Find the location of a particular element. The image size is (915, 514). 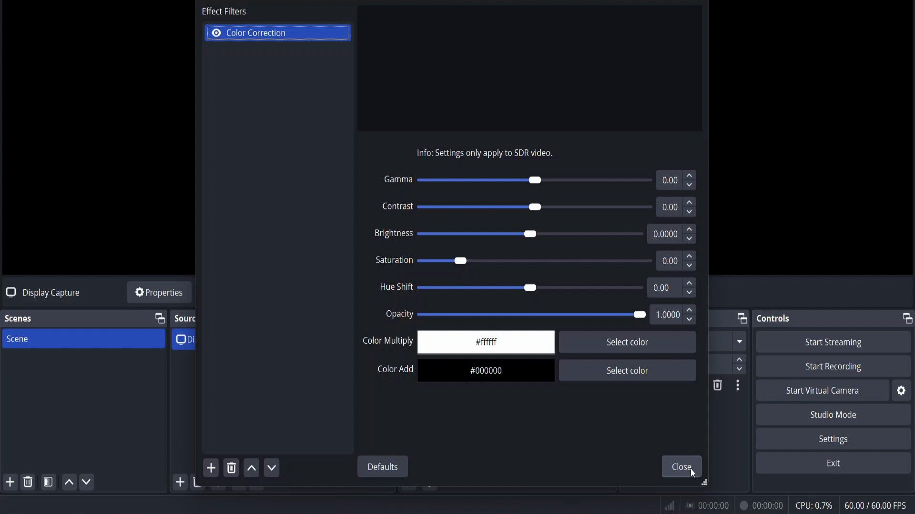

cpu usage is located at coordinates (813, 505).